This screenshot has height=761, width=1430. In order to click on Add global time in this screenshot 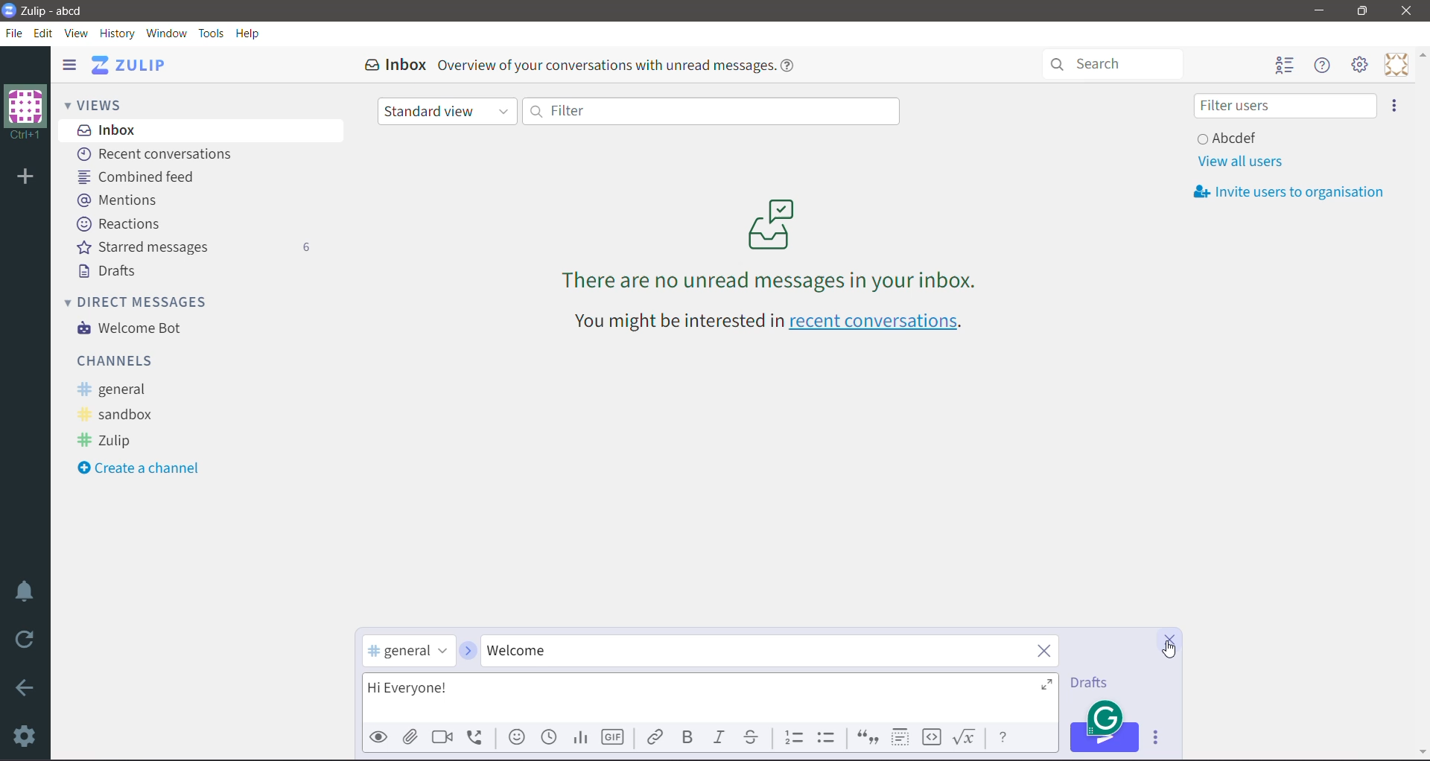, I will do `click(550, 737)`.